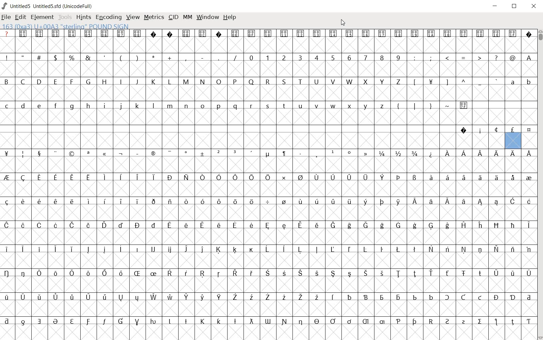 The image size is (543, 340). Describe the element at coordinates (430, 153) in the screenshot. I see `Symbol` at that location.